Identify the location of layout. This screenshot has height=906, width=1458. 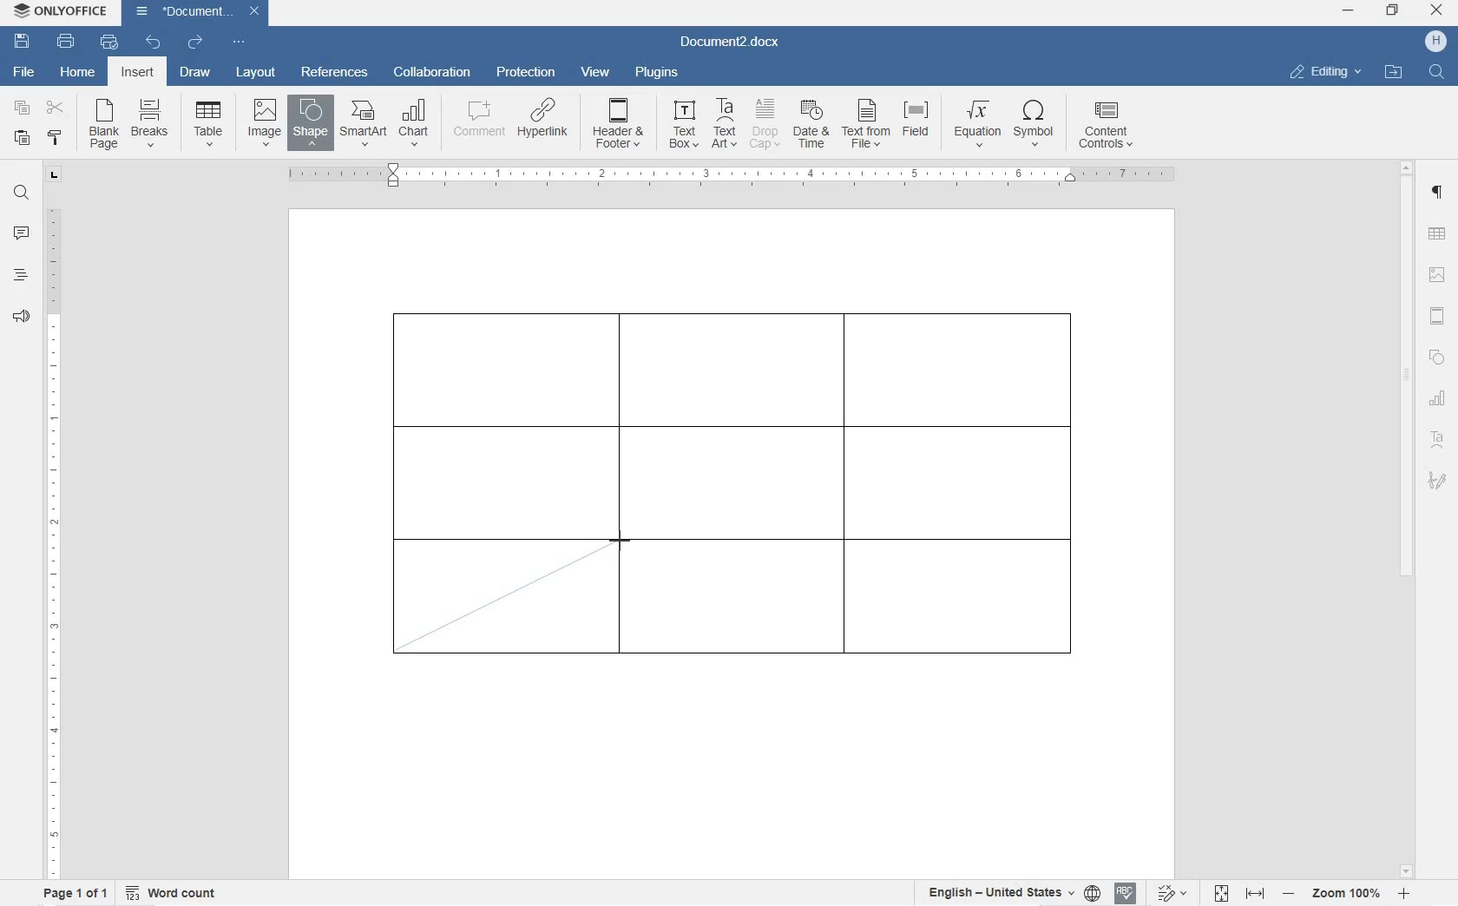
(257, 73).